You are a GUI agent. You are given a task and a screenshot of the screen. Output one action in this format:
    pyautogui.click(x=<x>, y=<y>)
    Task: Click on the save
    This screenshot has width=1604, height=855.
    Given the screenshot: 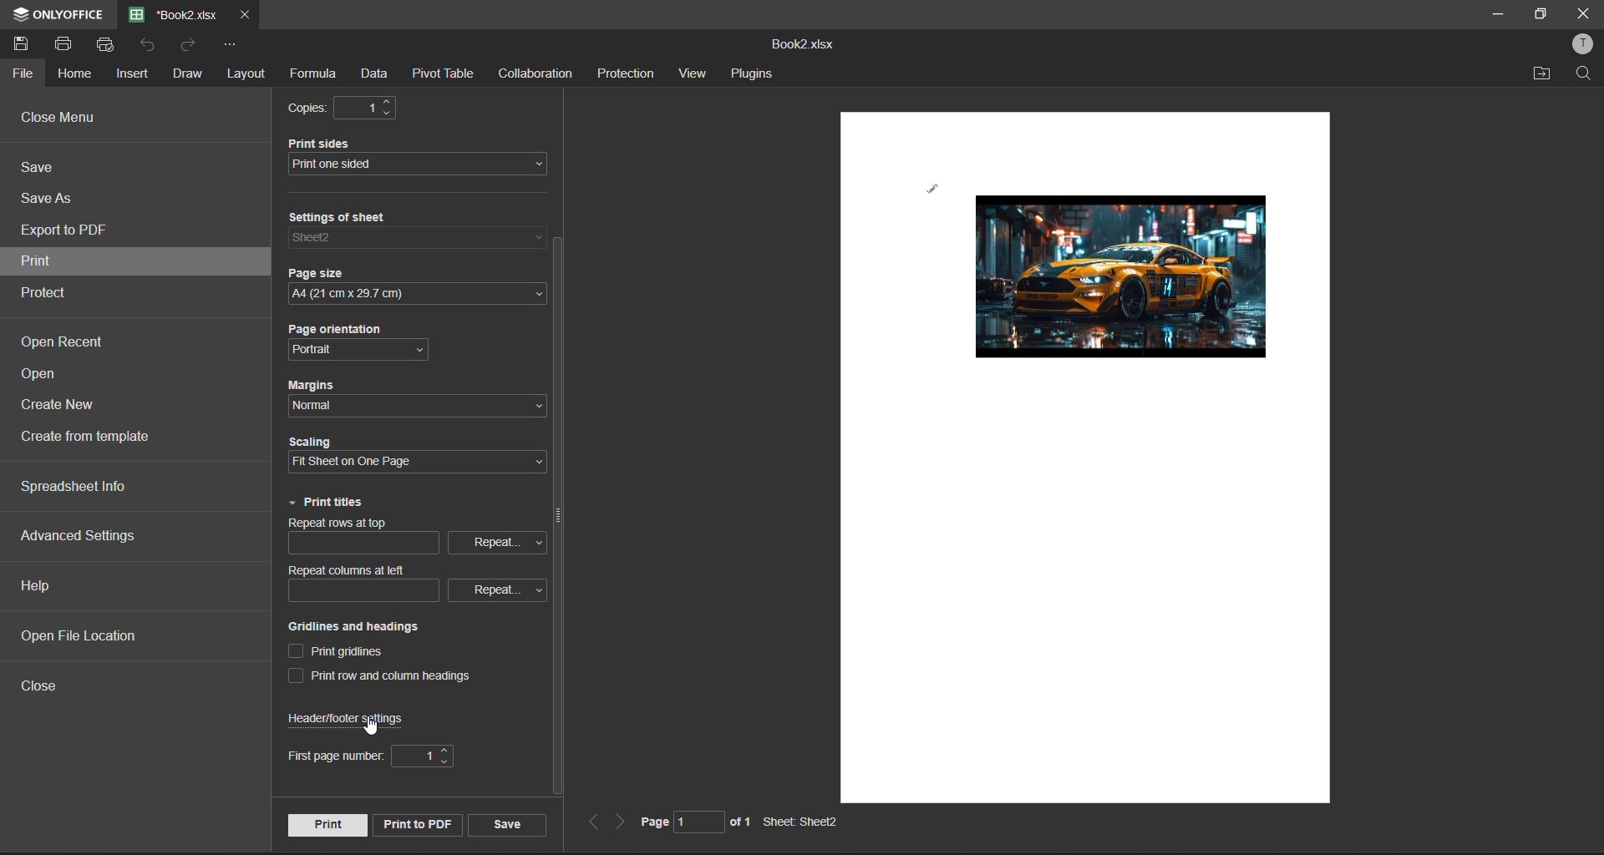 What is the action you would take?
    pyautogui.click(x=42, y=171)
    